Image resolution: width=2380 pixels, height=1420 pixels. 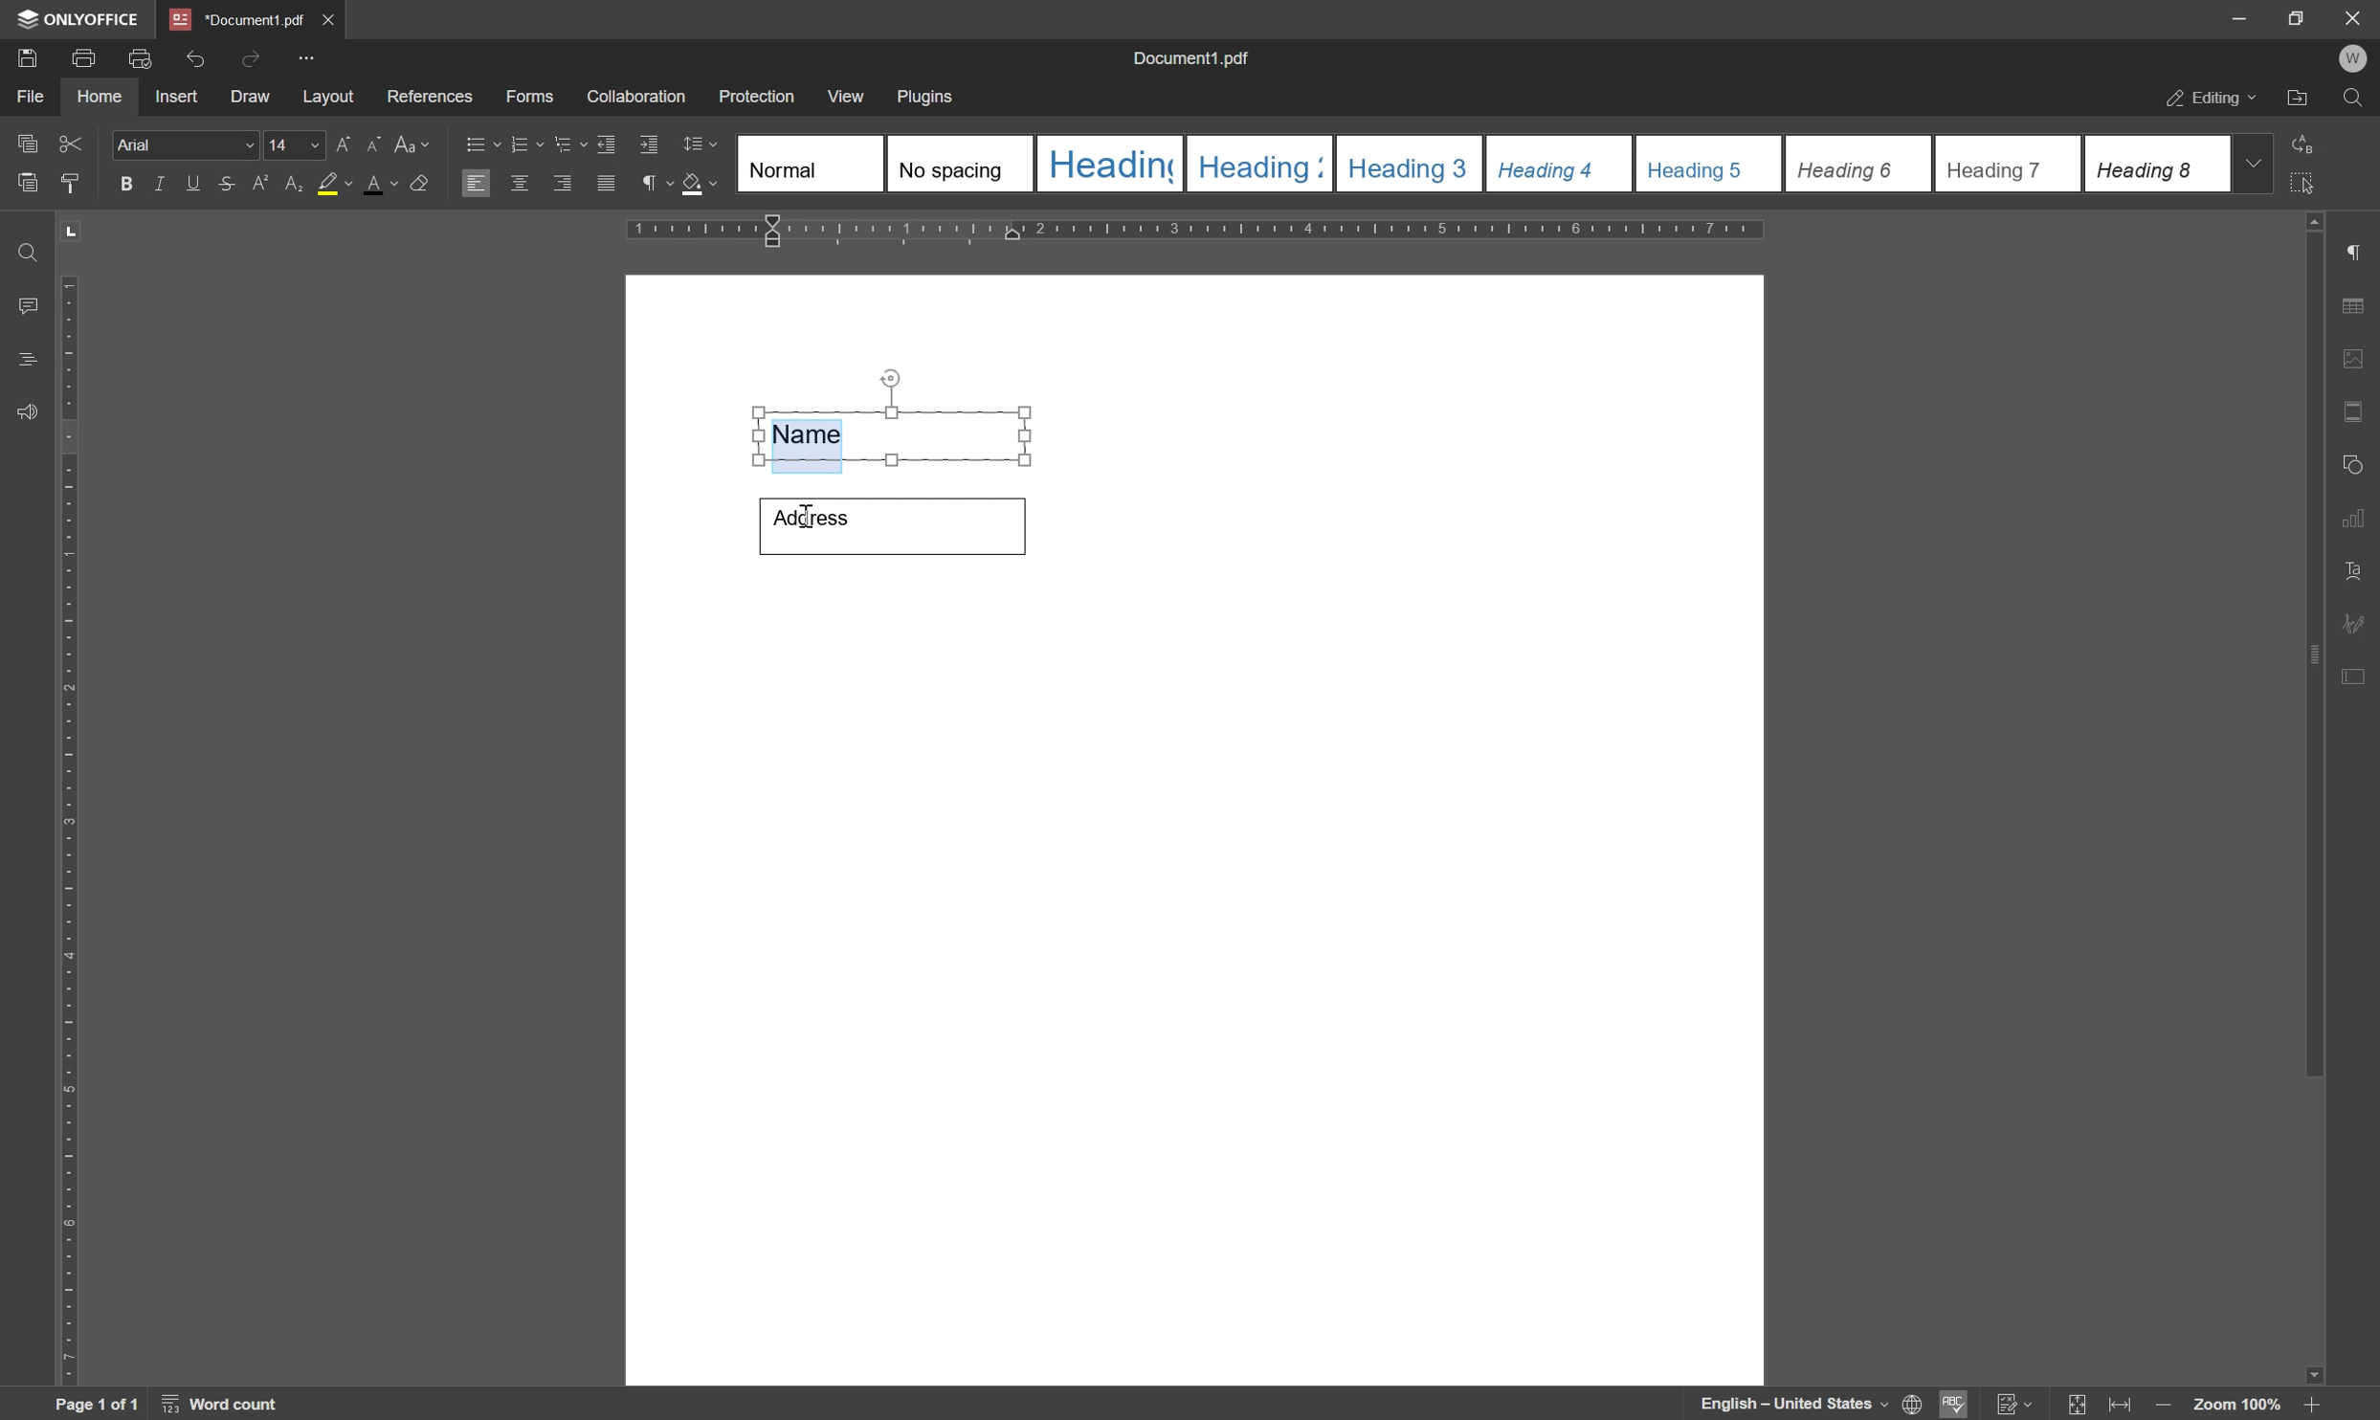 What do you see at coordinates (525, 142) in the screenshot?
I see `numbering` at bounding box center [525, 142].